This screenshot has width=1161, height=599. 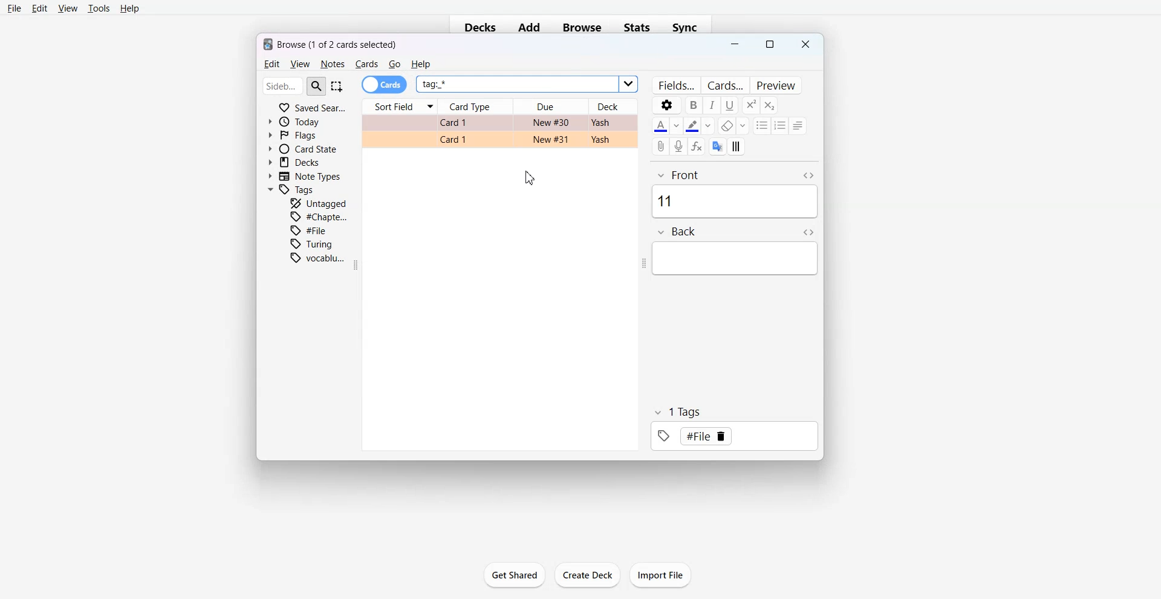 I want to click on Add, so click(x=529, y=28).